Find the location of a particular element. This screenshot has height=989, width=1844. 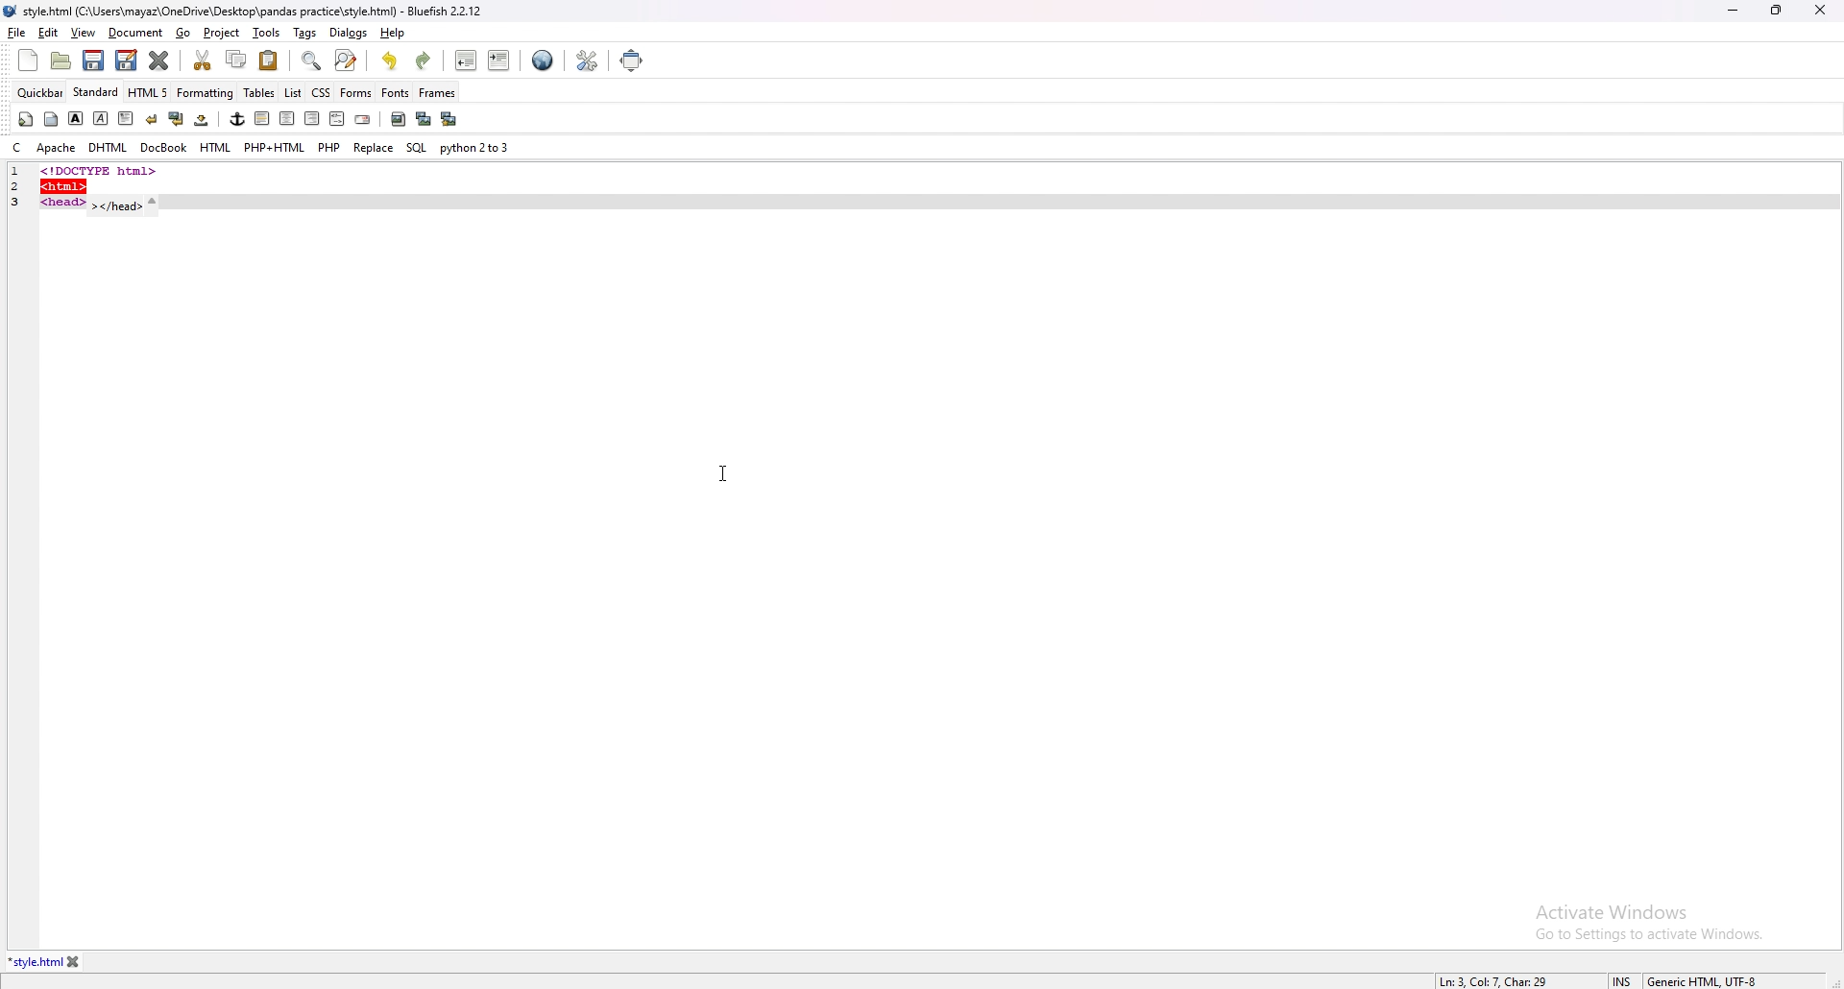

html 5 is located at coordinates (150, 93).